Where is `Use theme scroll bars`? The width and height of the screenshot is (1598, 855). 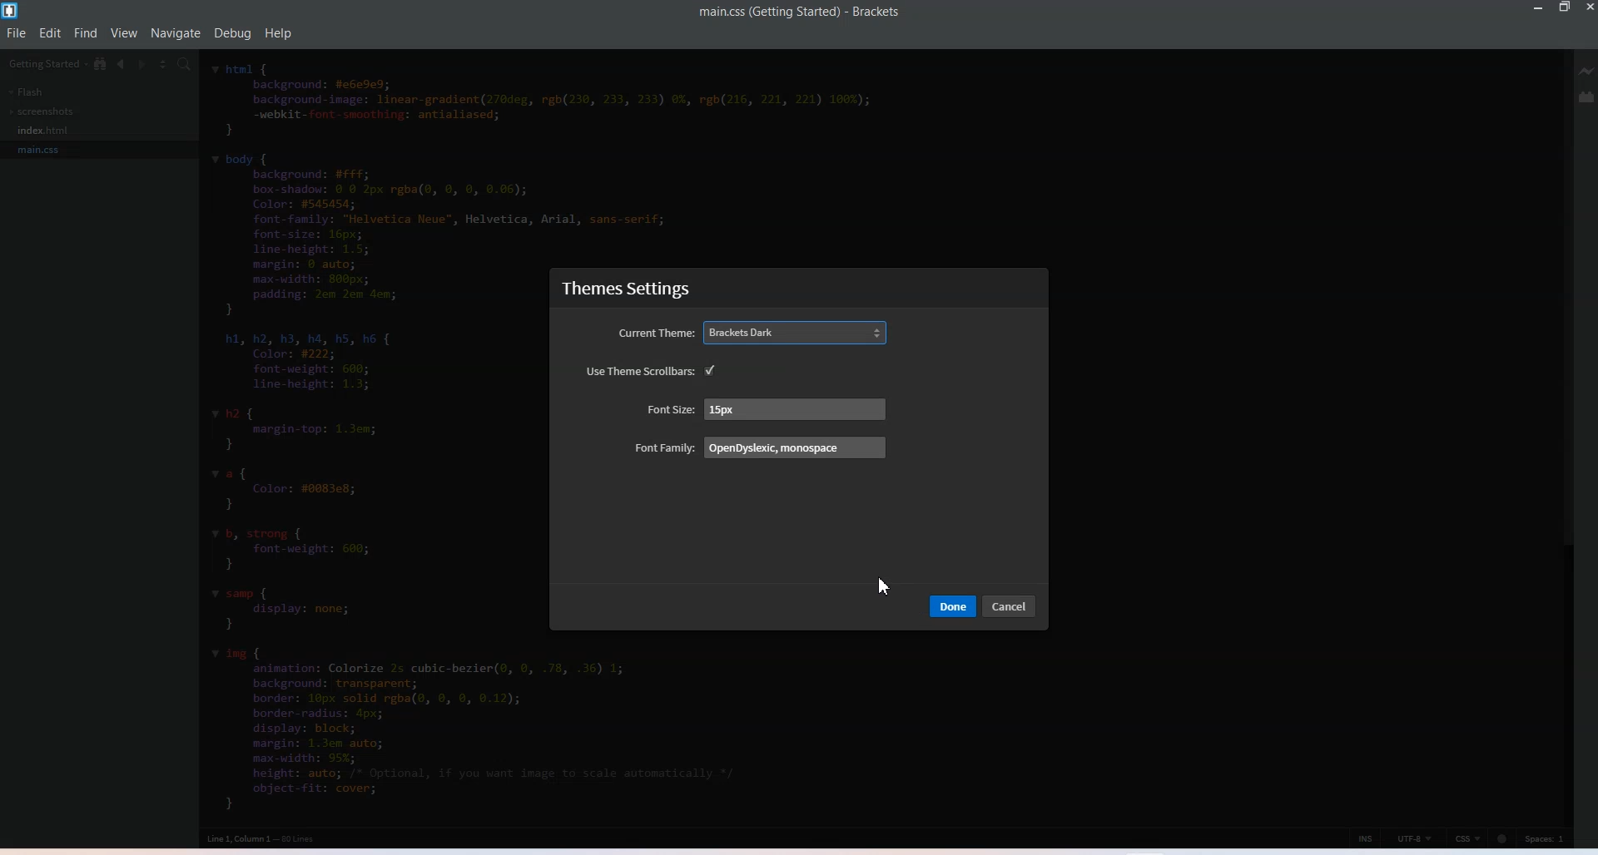
Use theme scroll bars is located at coordinates (651, 370).